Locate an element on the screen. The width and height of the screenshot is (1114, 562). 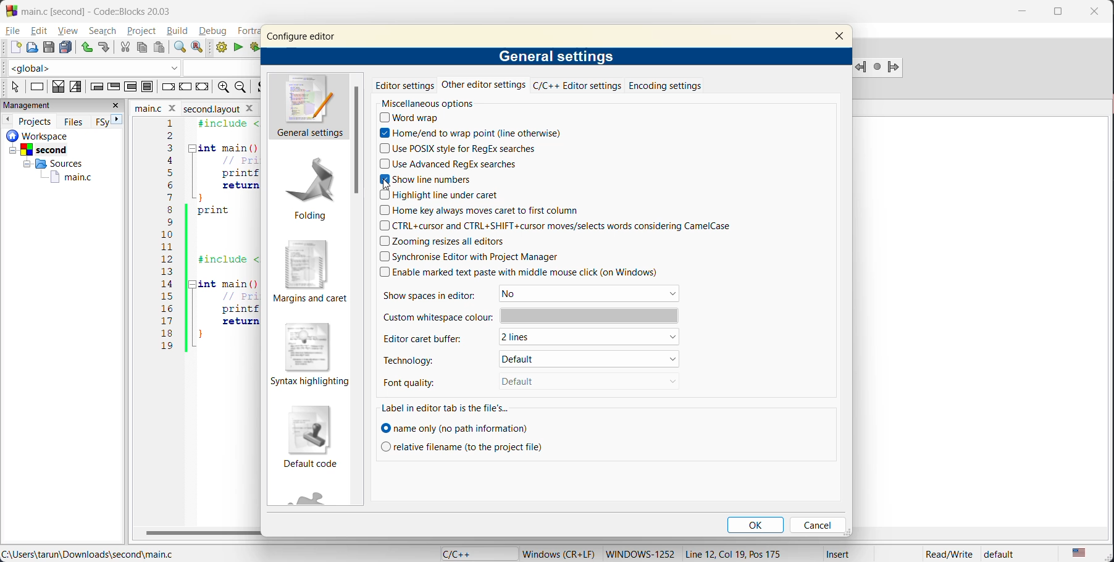
zoom out is located at coordinates (244, 88).